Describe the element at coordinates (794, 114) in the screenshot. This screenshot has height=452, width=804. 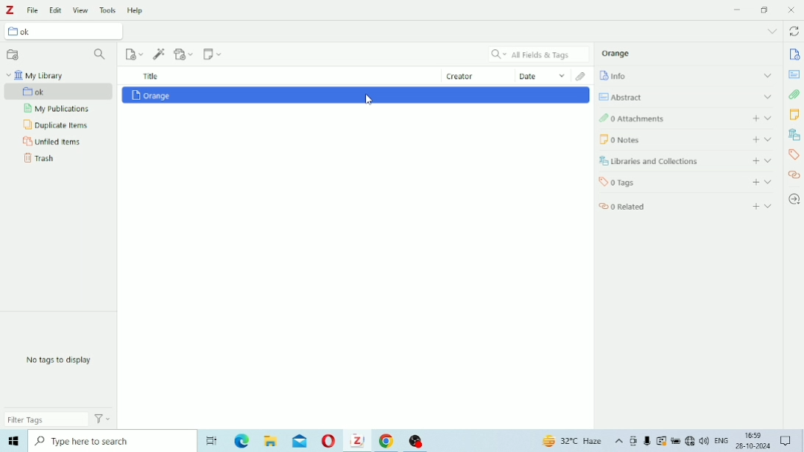
I see `Notes` at that location.